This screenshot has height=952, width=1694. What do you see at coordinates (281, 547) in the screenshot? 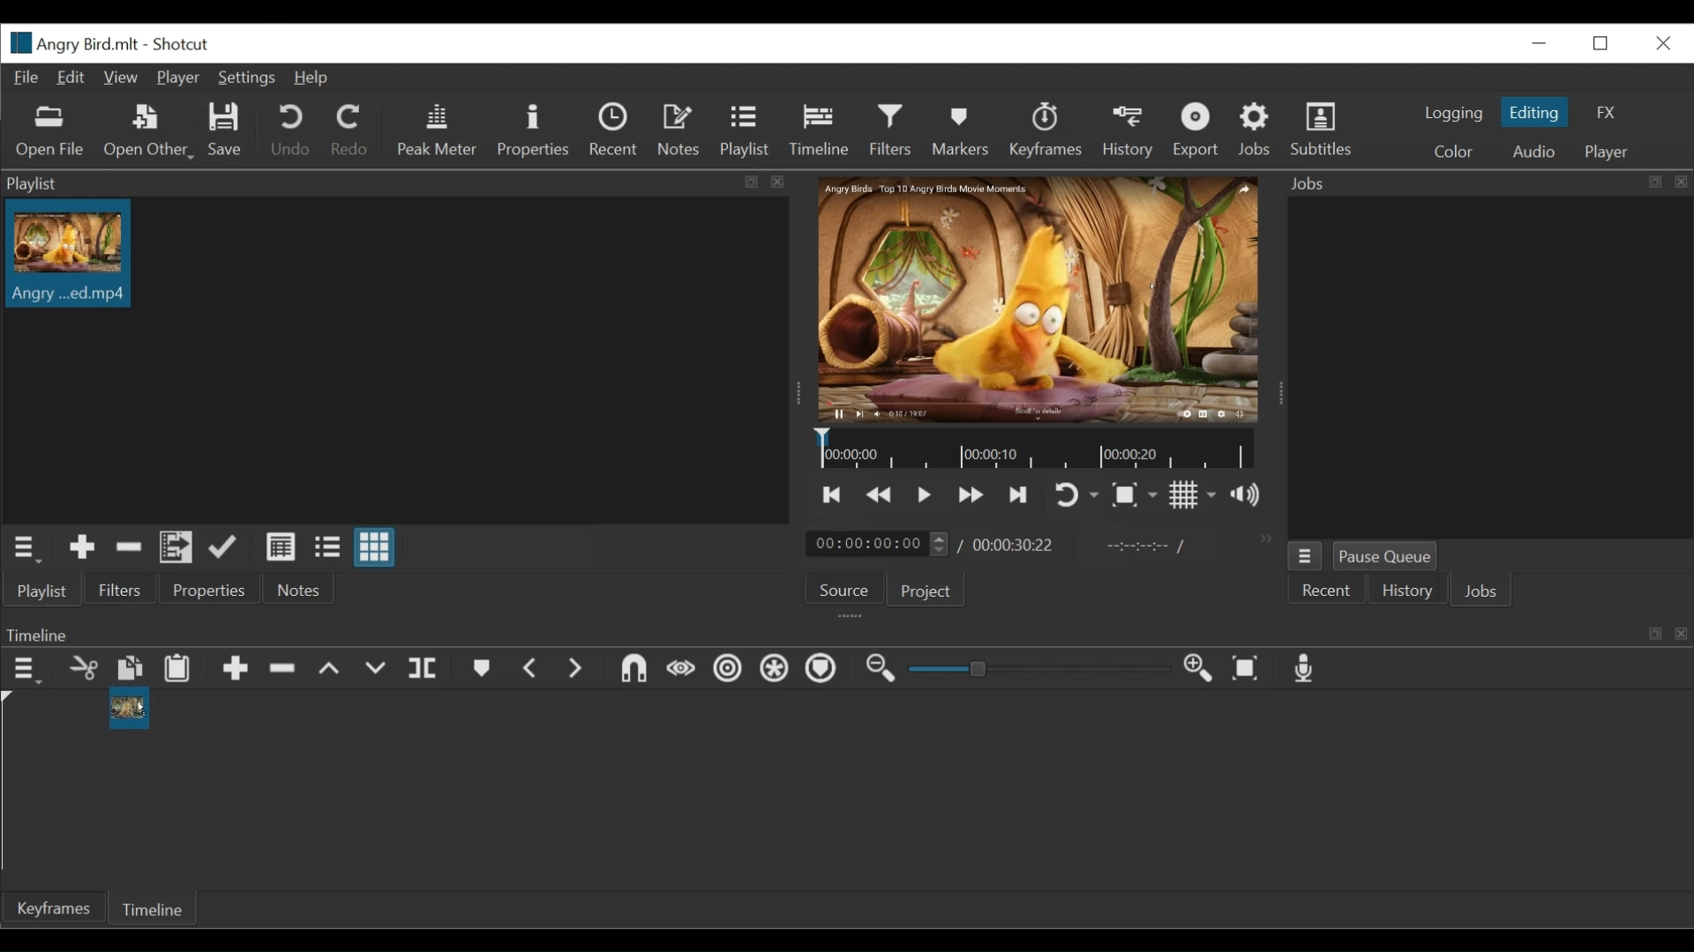
I see `View as details` at bounding box center [281, 547].